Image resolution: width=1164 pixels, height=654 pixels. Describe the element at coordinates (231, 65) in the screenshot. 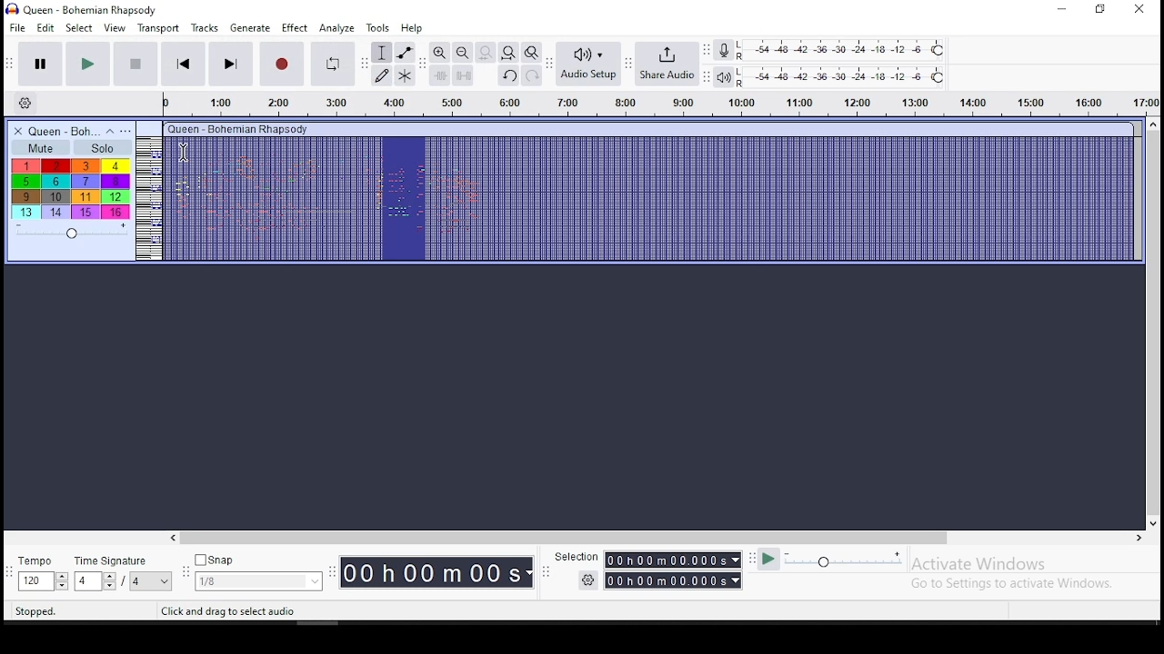

I see `skip to end` at that location.